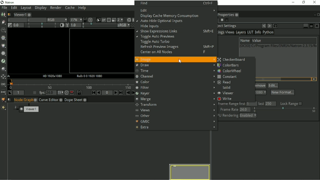 This screenshot has width=320, height=180. What do you see at coordinates (35, 20) in the screenshot?
I see `Alpha channel` at bounding box center [35, 20].